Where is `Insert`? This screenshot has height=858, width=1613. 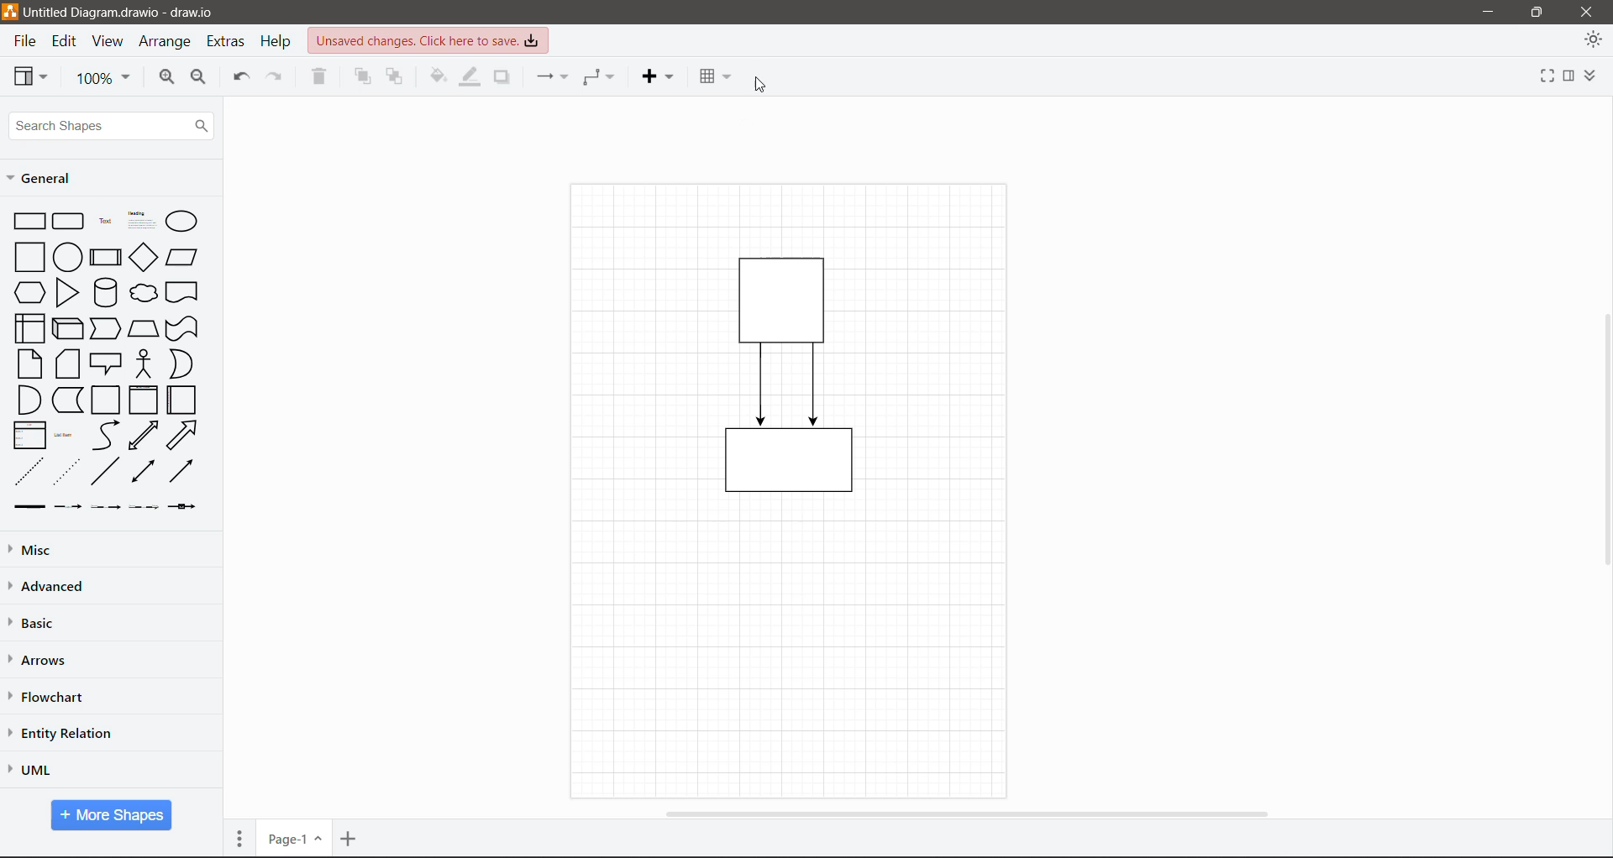 Insert is located at coordinates (657, 76).